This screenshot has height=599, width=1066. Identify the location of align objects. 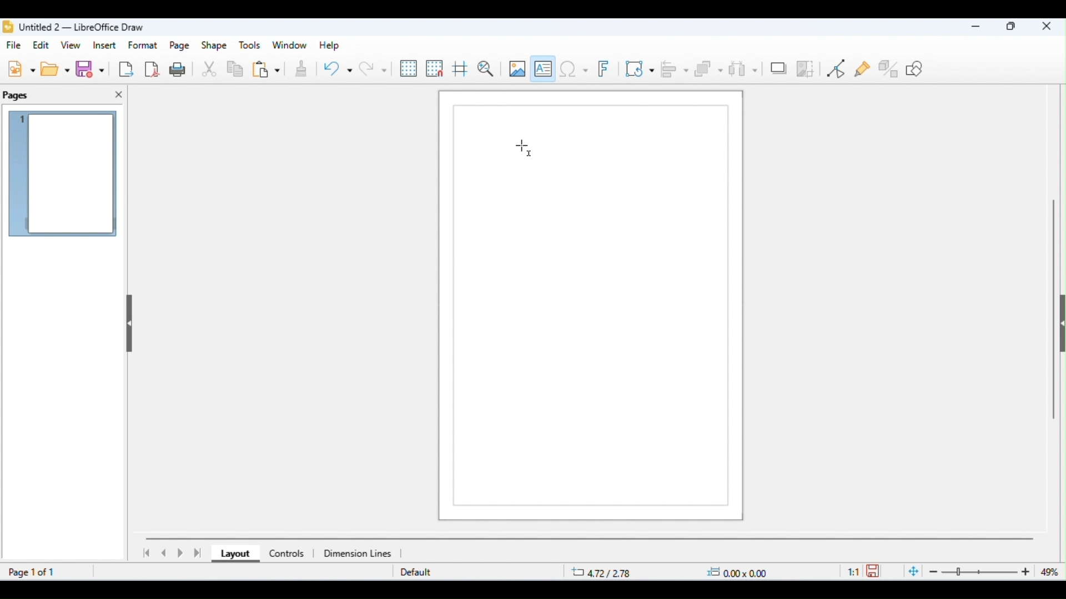
(676, 69).